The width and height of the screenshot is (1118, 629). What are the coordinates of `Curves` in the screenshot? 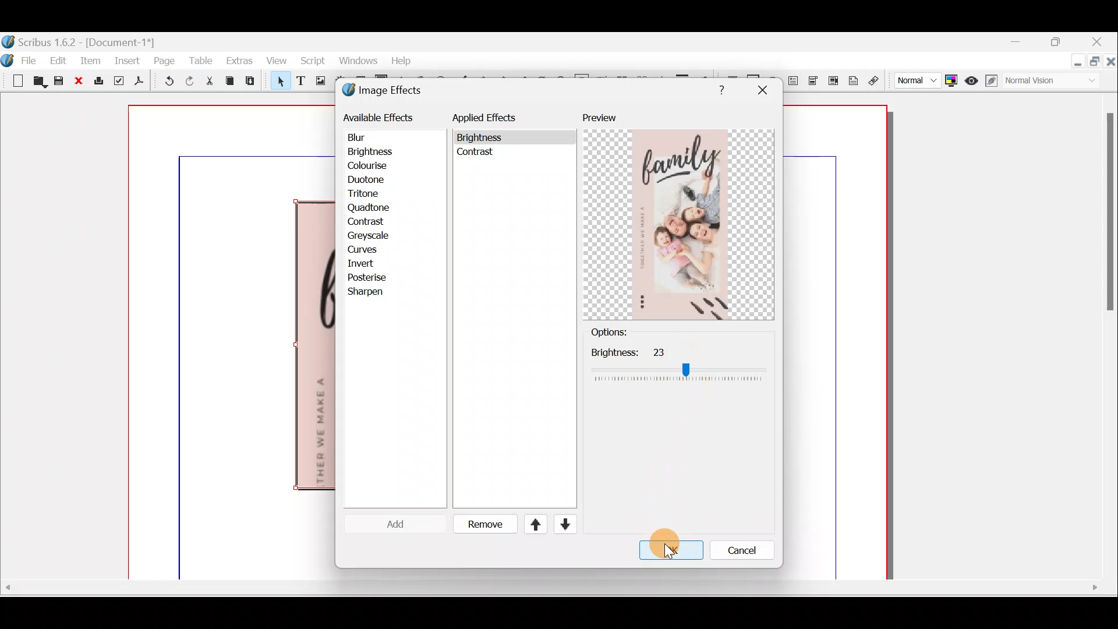 It's located at (371, 250).